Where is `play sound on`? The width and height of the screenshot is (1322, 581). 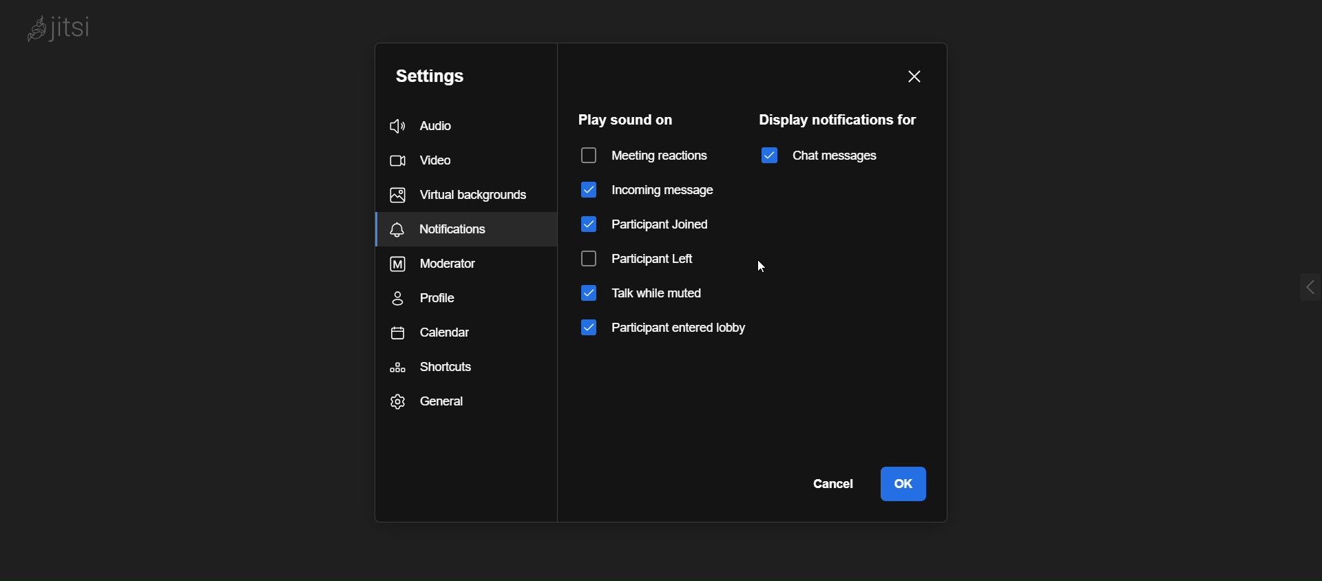
play sound on is located at coordinates (627, 120).